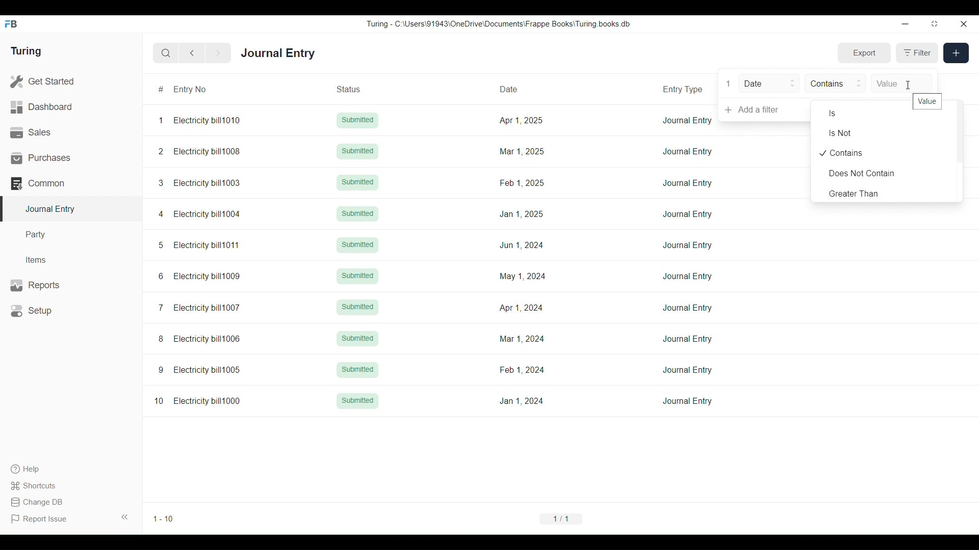 This screenshot has height=550, width=979. Describe the element at coordinates (71, 235) in the screenshot. I see `Party` at that location.